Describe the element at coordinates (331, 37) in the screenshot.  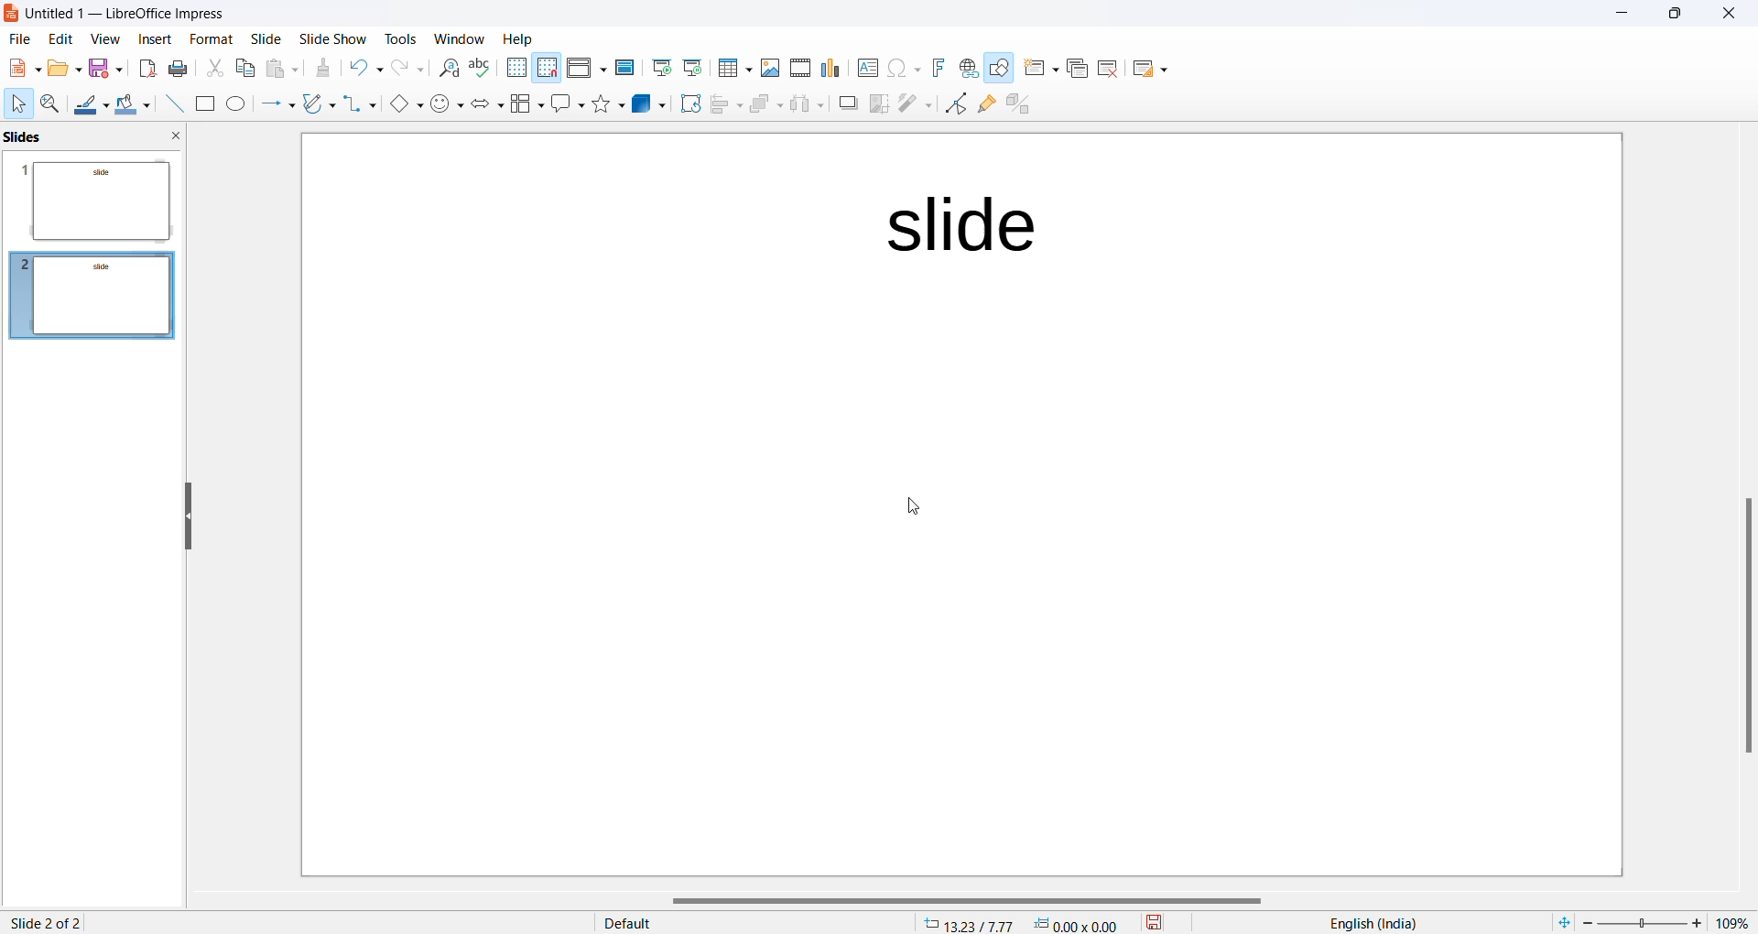
I see `Slide show` at that location.